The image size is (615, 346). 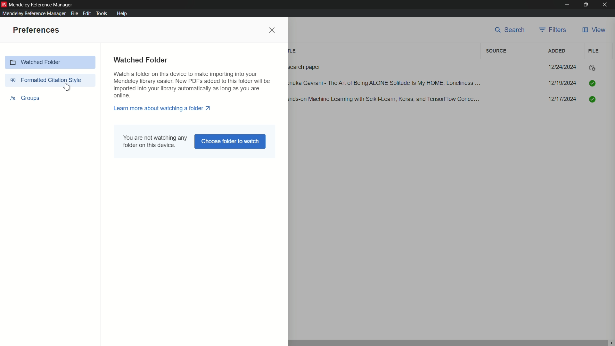 I want to click on cursor, so click(x=69, y=87).